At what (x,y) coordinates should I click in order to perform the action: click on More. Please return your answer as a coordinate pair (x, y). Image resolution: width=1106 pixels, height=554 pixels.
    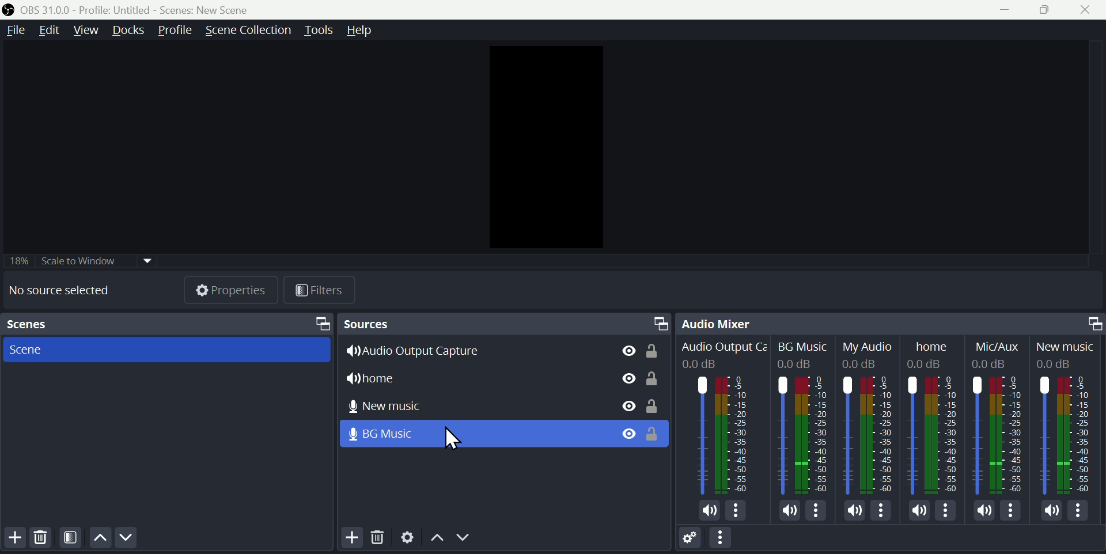
    Looking at the image, I should click on (1015, 513).